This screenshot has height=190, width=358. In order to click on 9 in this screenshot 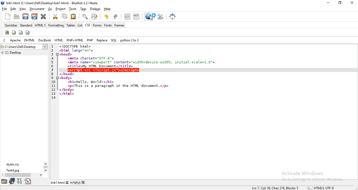, I will do `click(52, 78)`.